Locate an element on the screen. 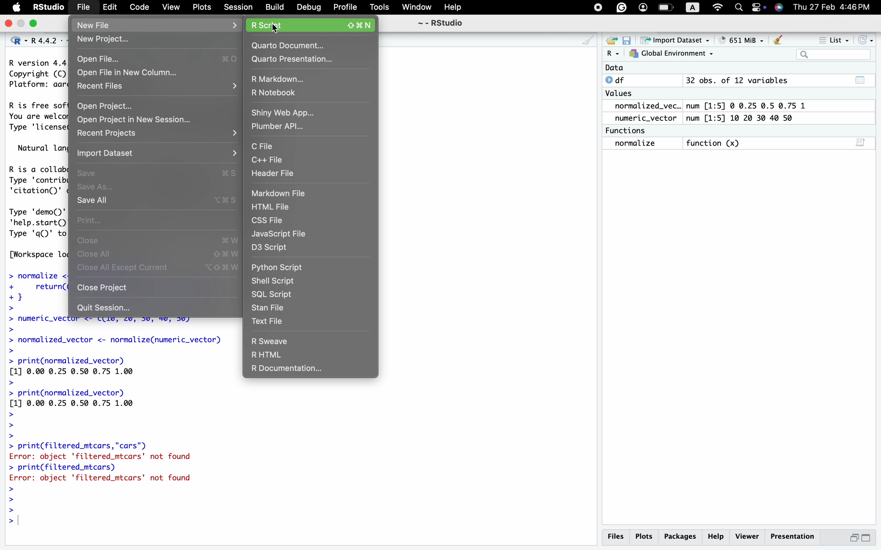 This screenshot has height=550, width=881. Quarto Document... is located at coordinates (296, 44).